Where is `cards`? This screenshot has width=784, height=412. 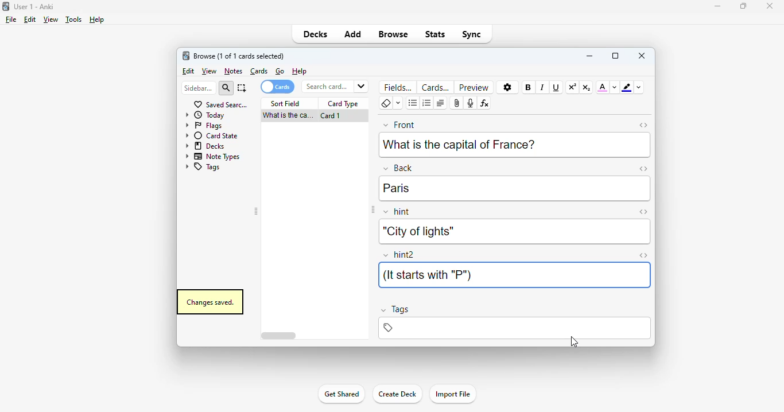 cards is located at coordinates (259, 71).